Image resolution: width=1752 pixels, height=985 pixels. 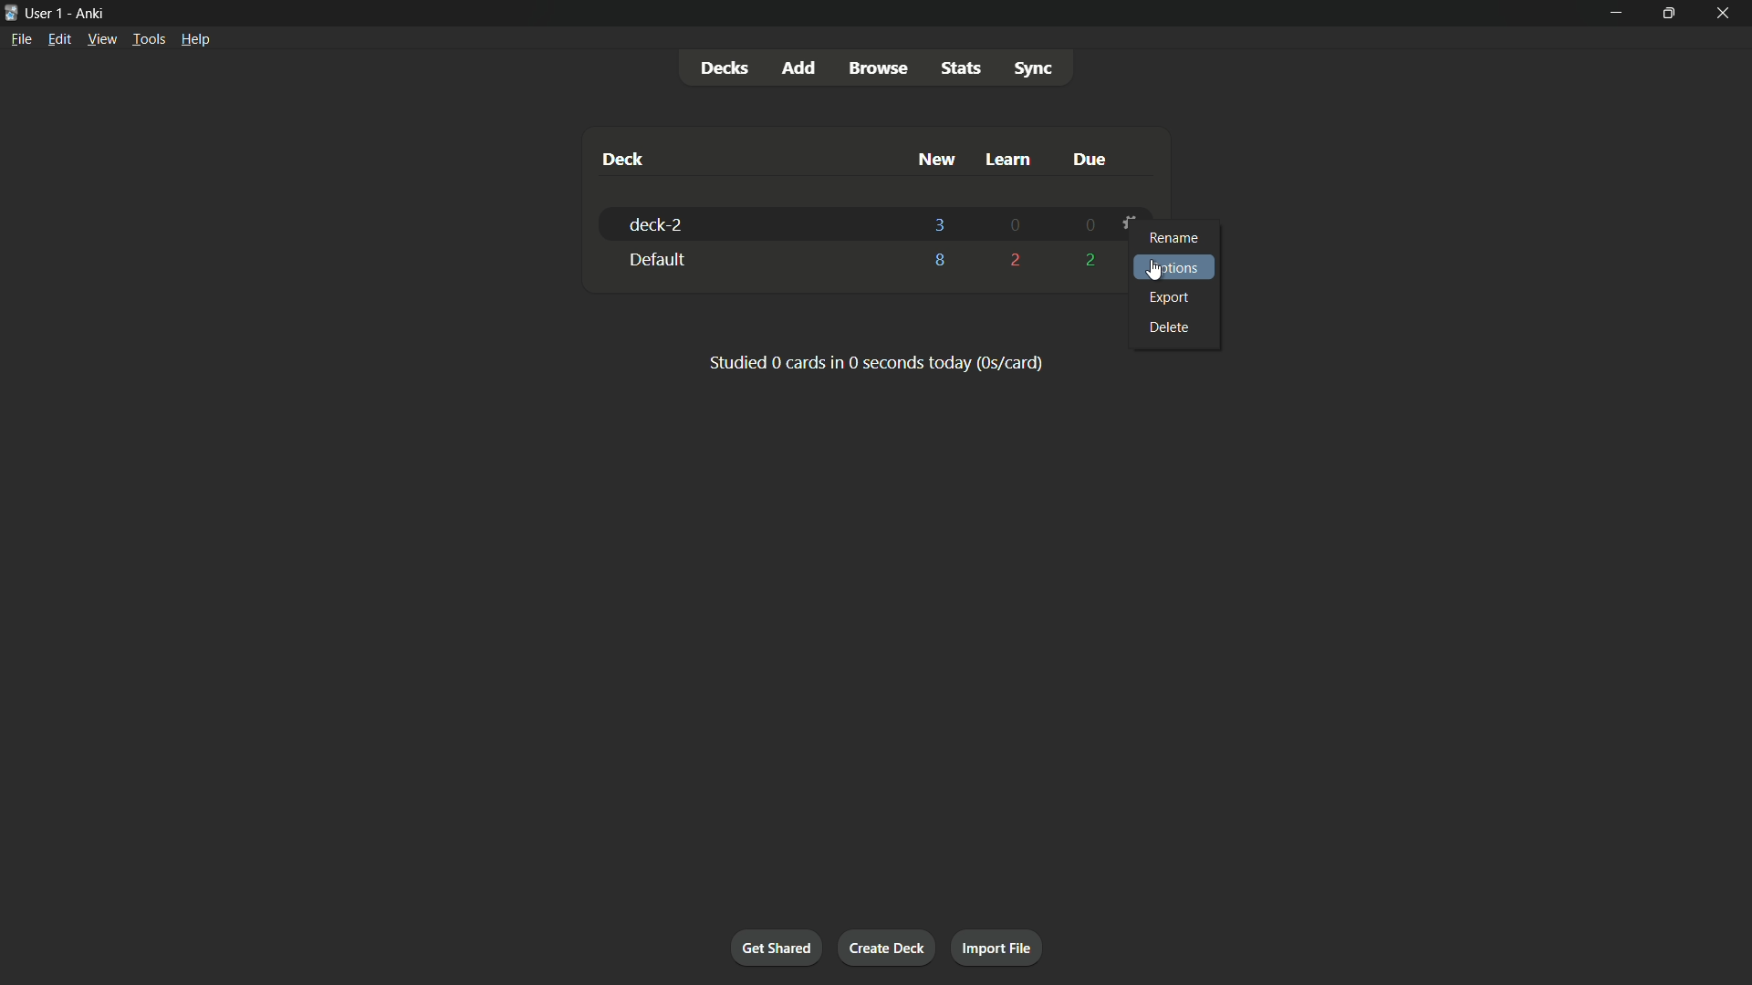 I want to click on 2, so click(x=1087, y=260).